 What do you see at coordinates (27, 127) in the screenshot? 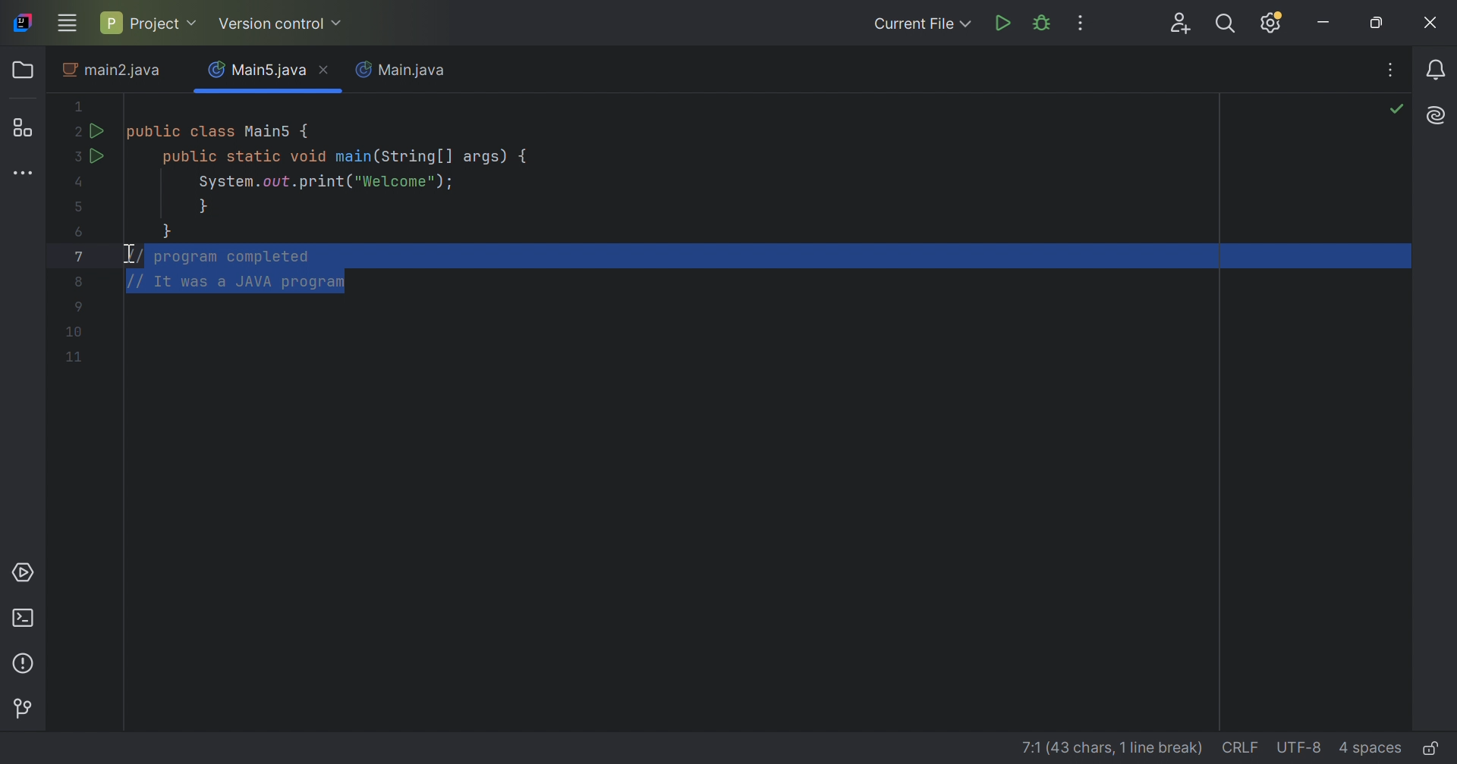
I see `Structure` at bounding box center [27, 127].